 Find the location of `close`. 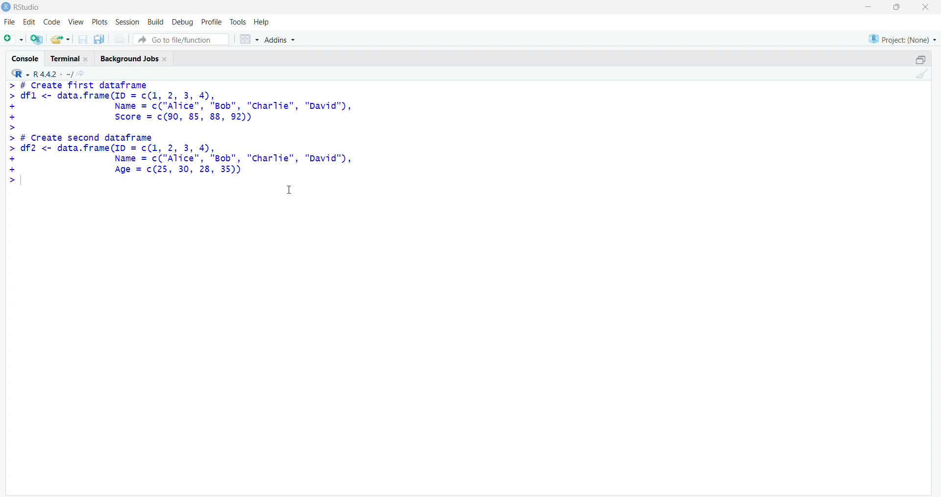

close is located at coordinates (87, 59).